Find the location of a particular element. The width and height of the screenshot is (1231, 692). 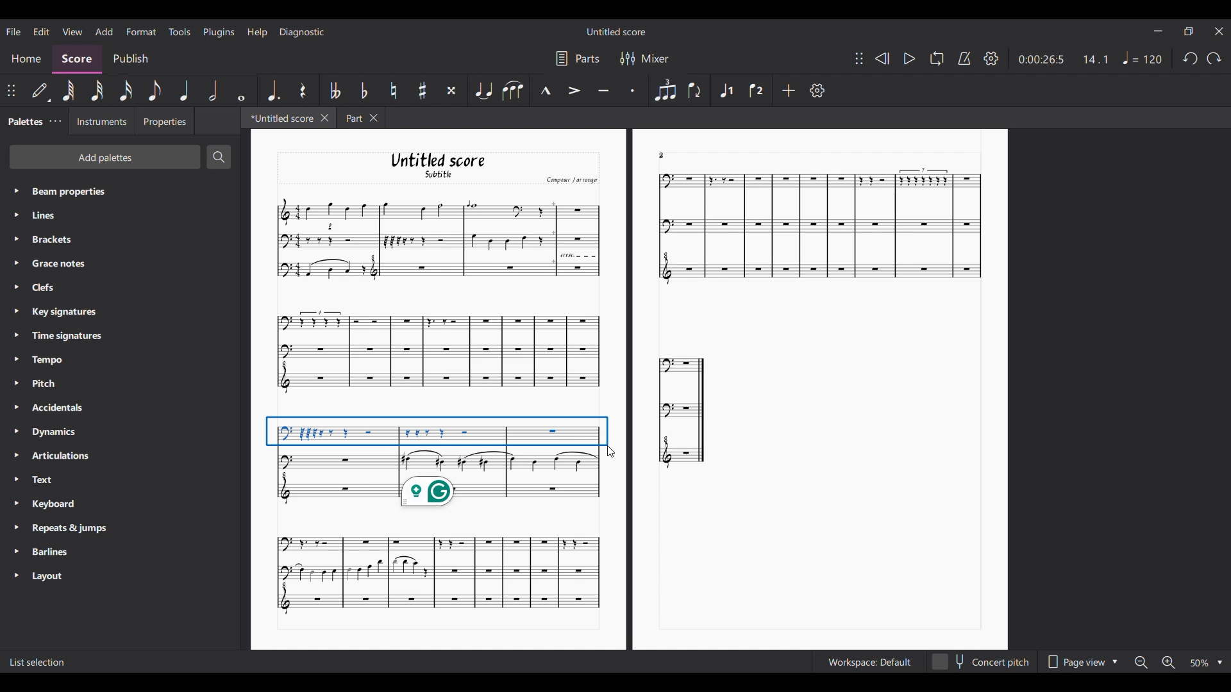

Tuplet is located at coordinates (665, 90).